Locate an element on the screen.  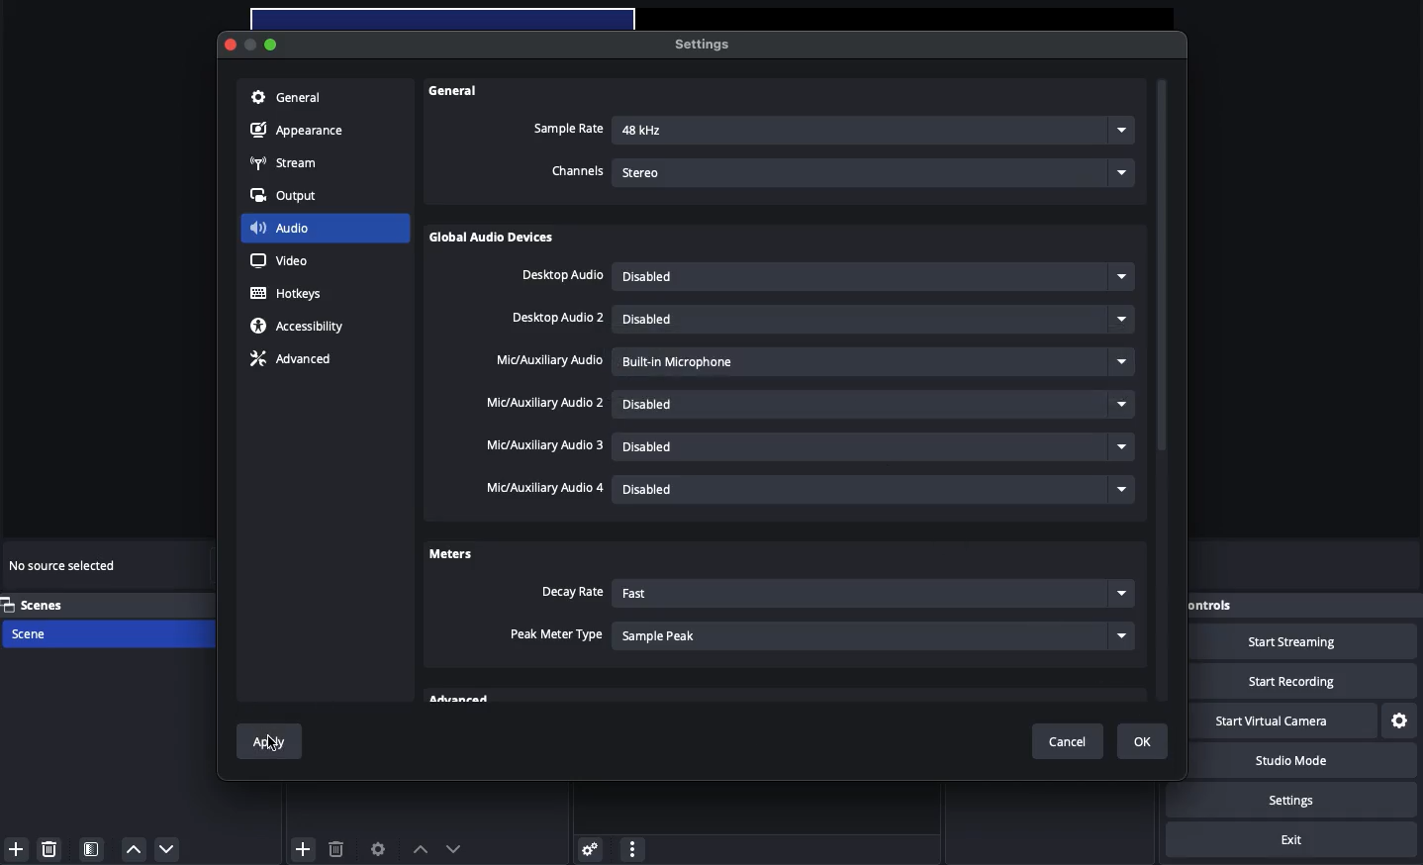
Desktop audio 2 is located at coordinates (559, 319).